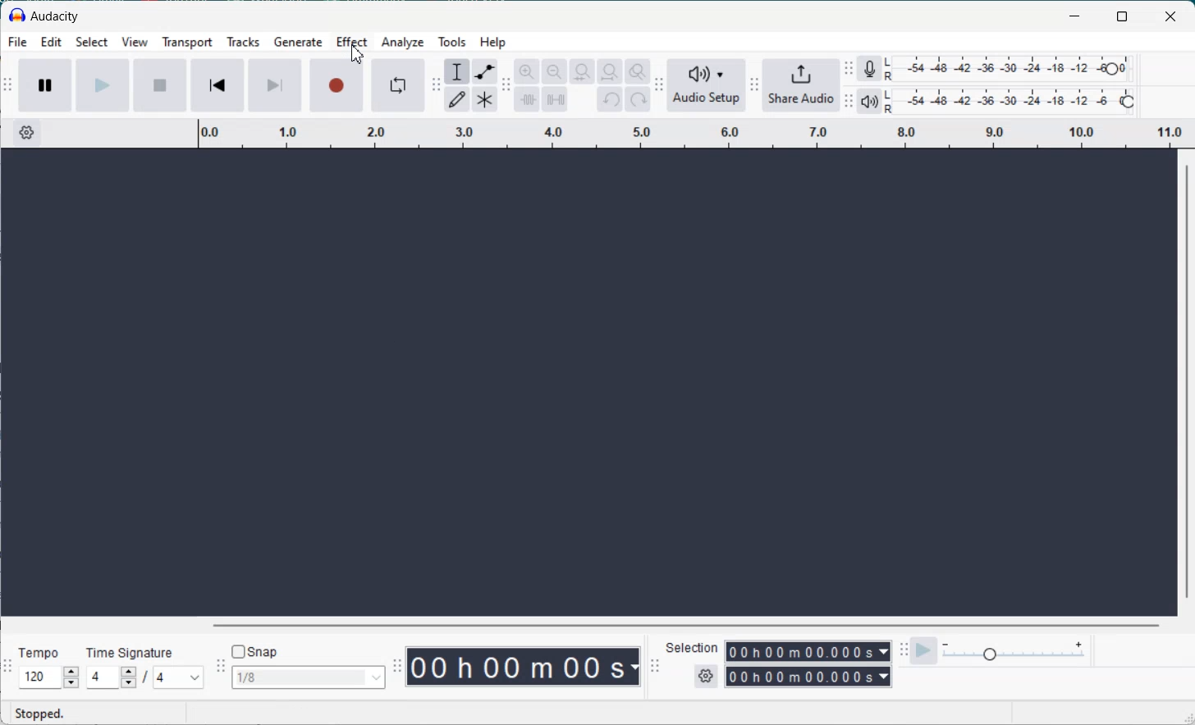 This screenshot has height=725, width=1195. I want to click on Generate, so click(298, 43).